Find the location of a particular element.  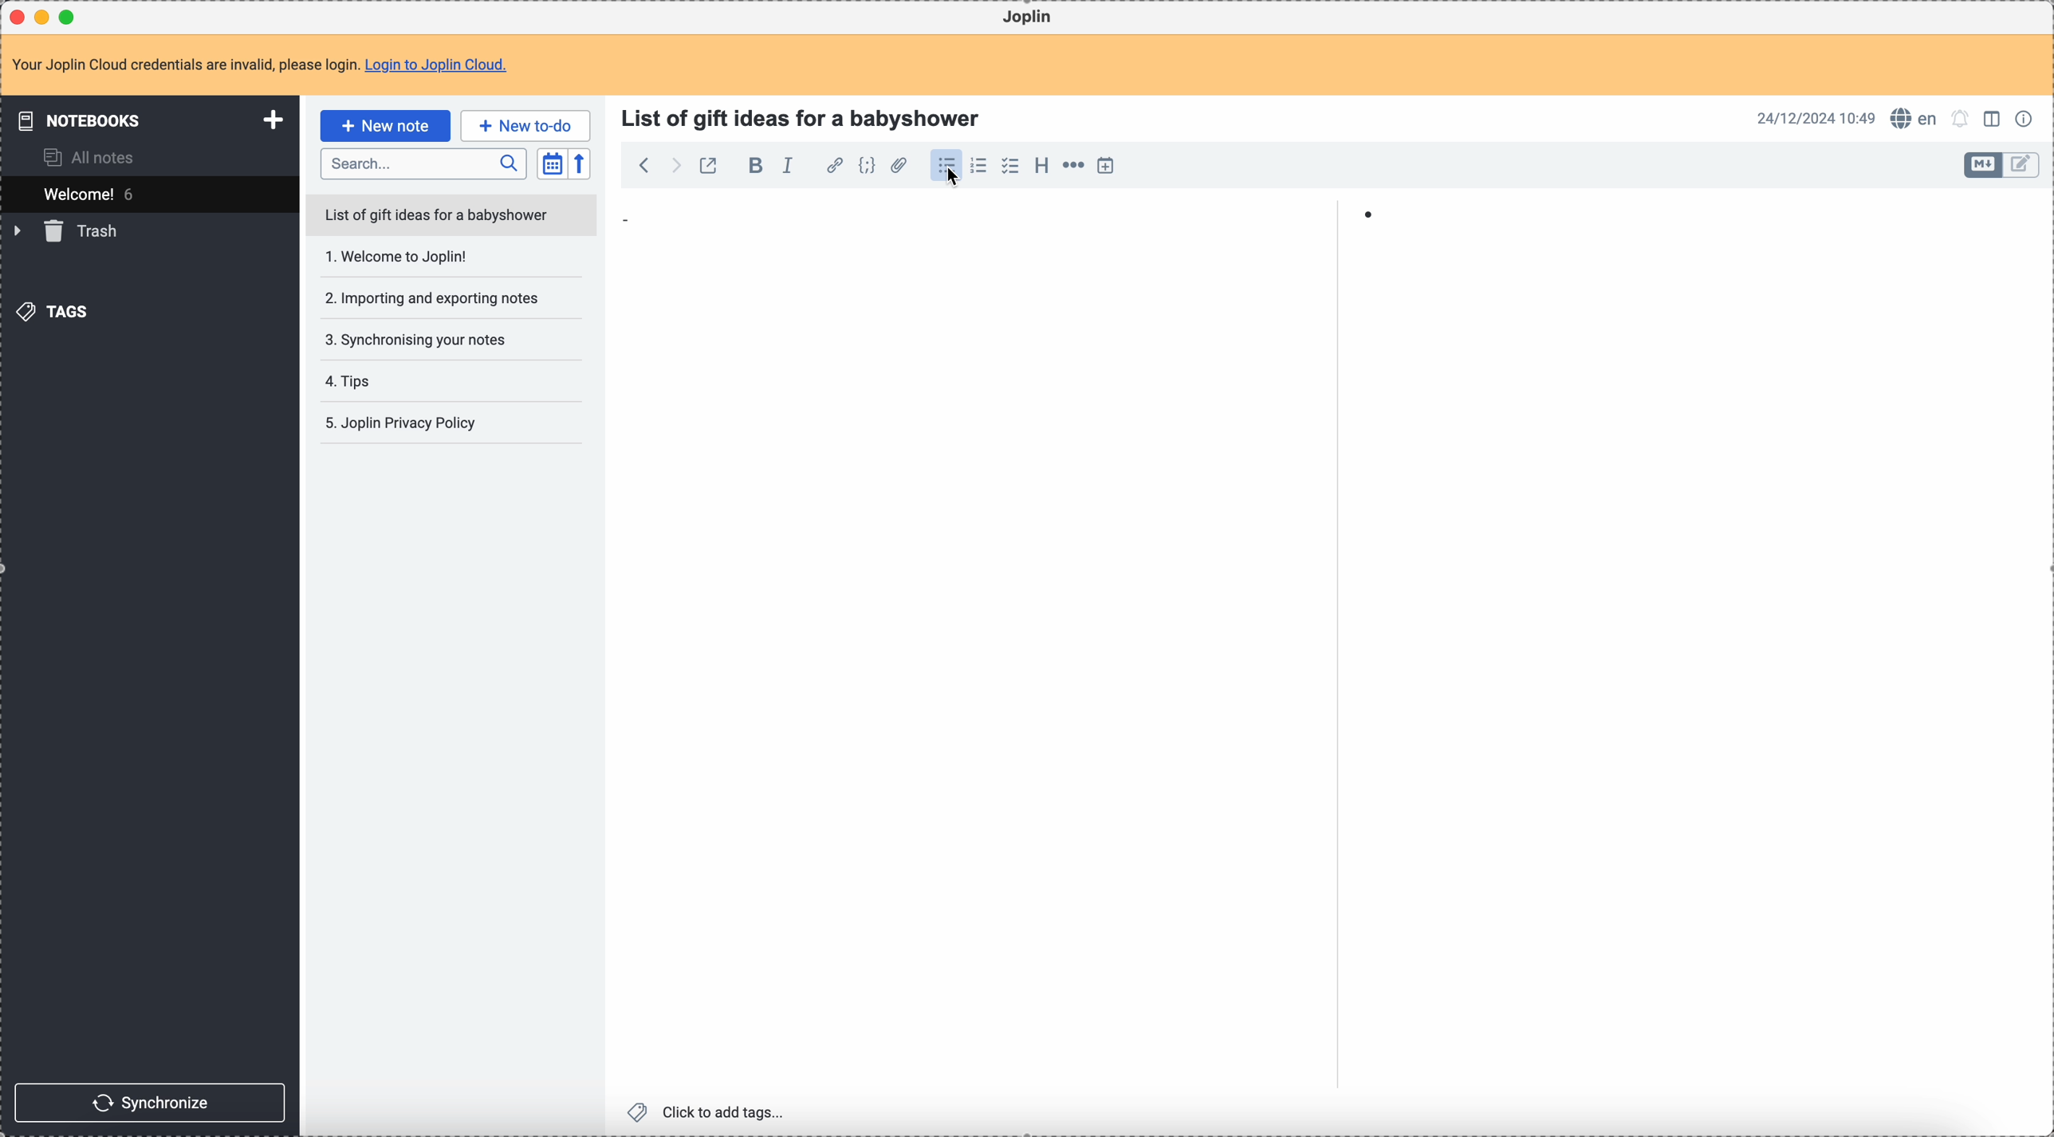

search bar is located at coordinates (423, 164).